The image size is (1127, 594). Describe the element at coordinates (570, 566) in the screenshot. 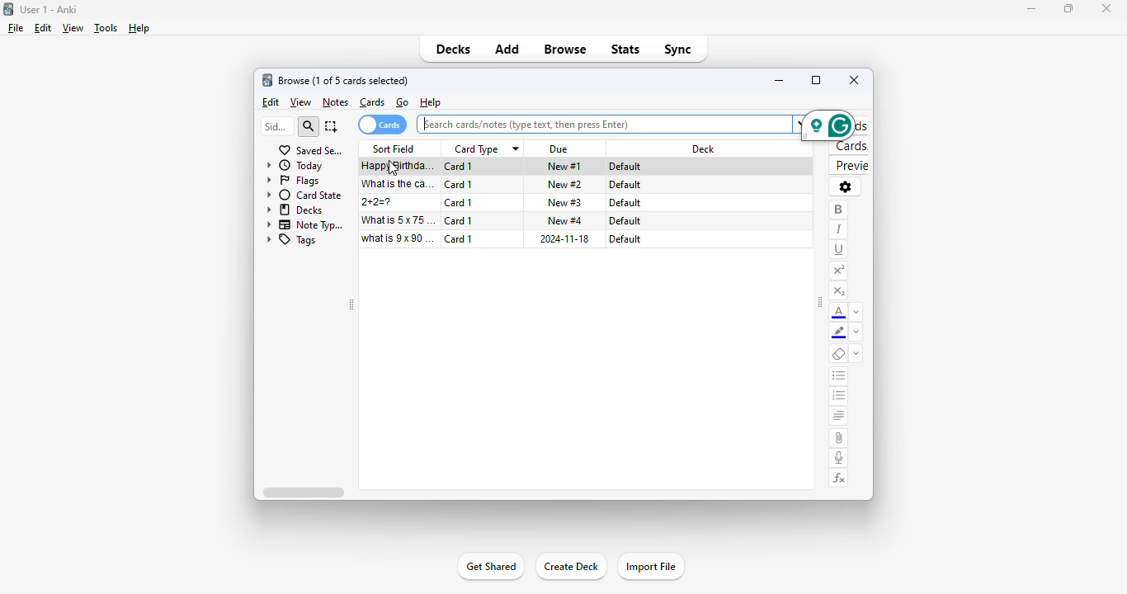

I see `create deck` at that location.